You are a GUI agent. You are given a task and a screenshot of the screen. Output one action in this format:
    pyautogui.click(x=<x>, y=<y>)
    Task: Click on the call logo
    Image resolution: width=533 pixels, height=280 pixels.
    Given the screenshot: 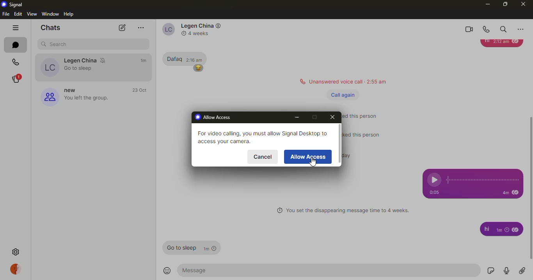 What is the action you would take?
    pyautogui.click(x=301, y=81)
    